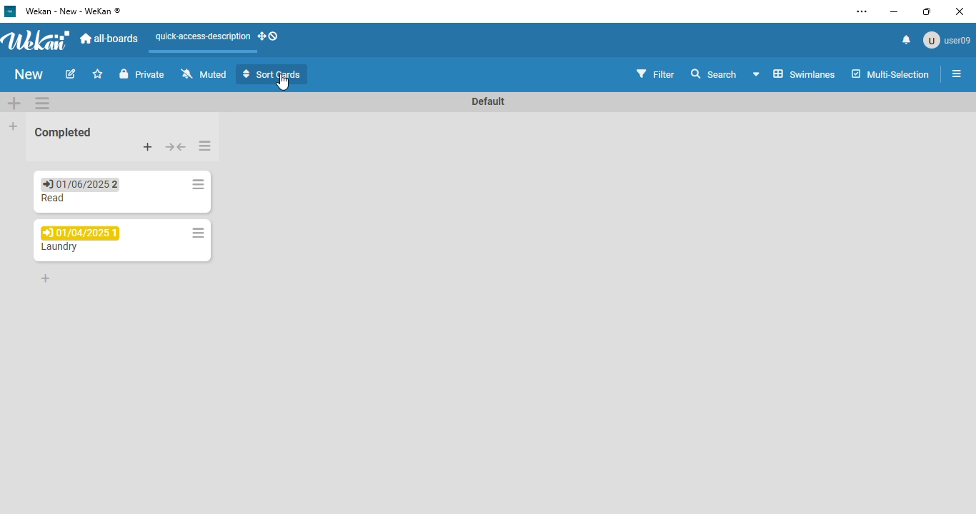 Image resolution: width=976 pixels, height=514 pixels. I want to click on filter, so click(656, 73).